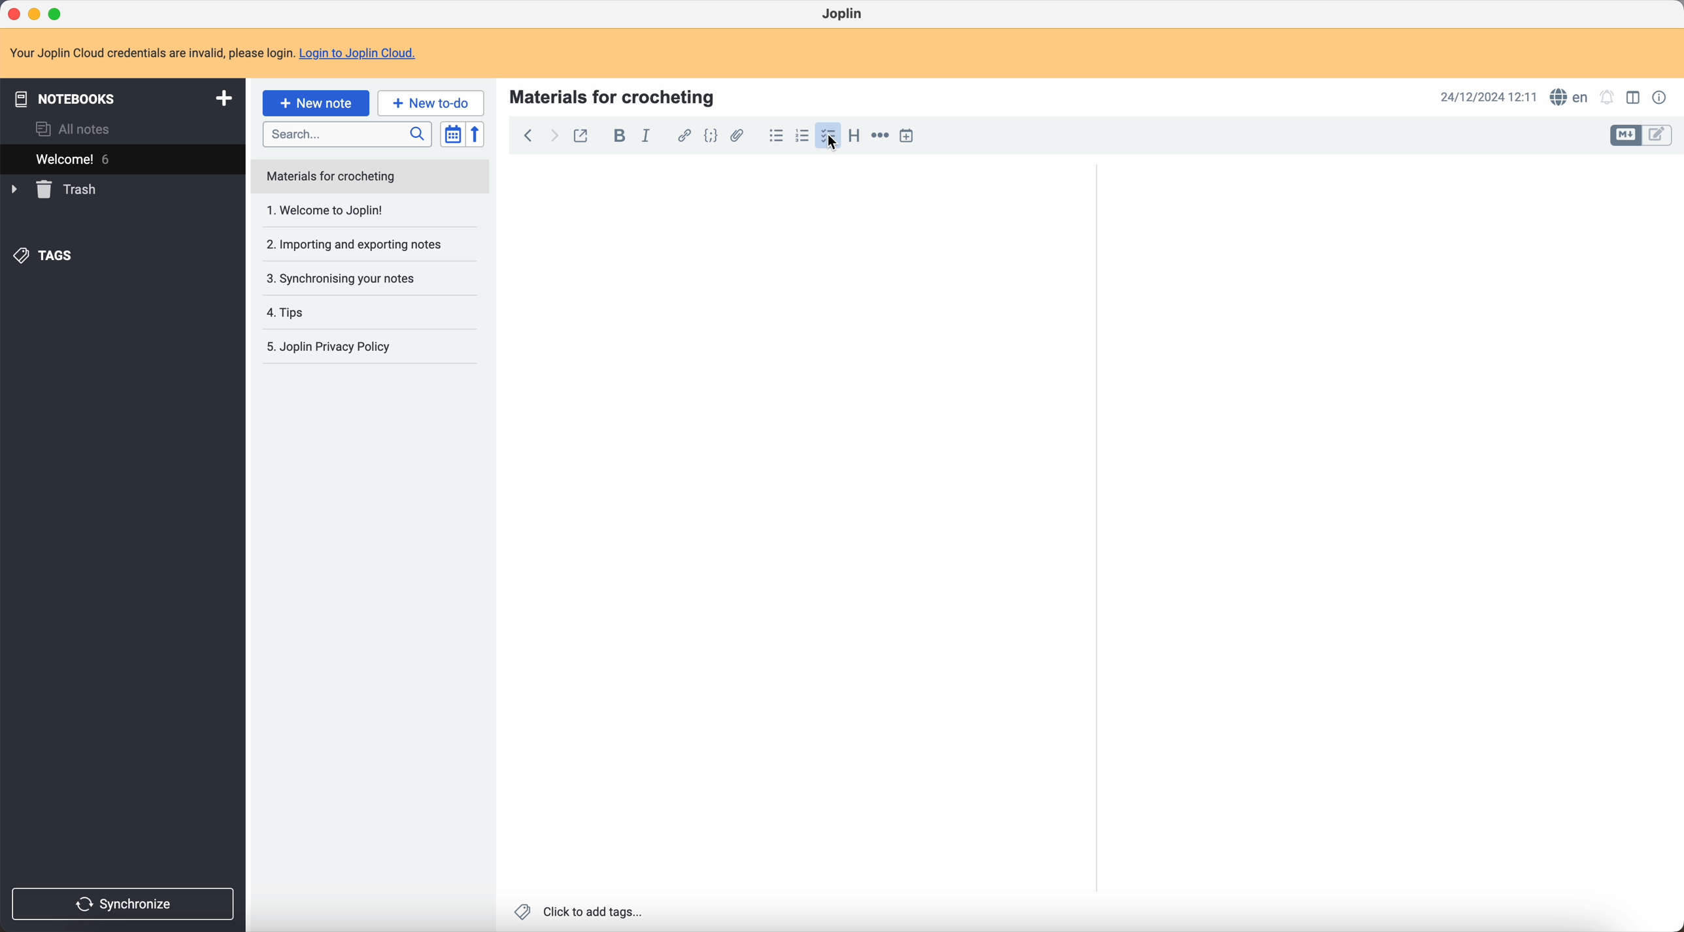 The height and width of the screenshot is (932, 1684). Describe the element at coordinates (317, 103) in the screenshot. I see `click on new note` at that location.